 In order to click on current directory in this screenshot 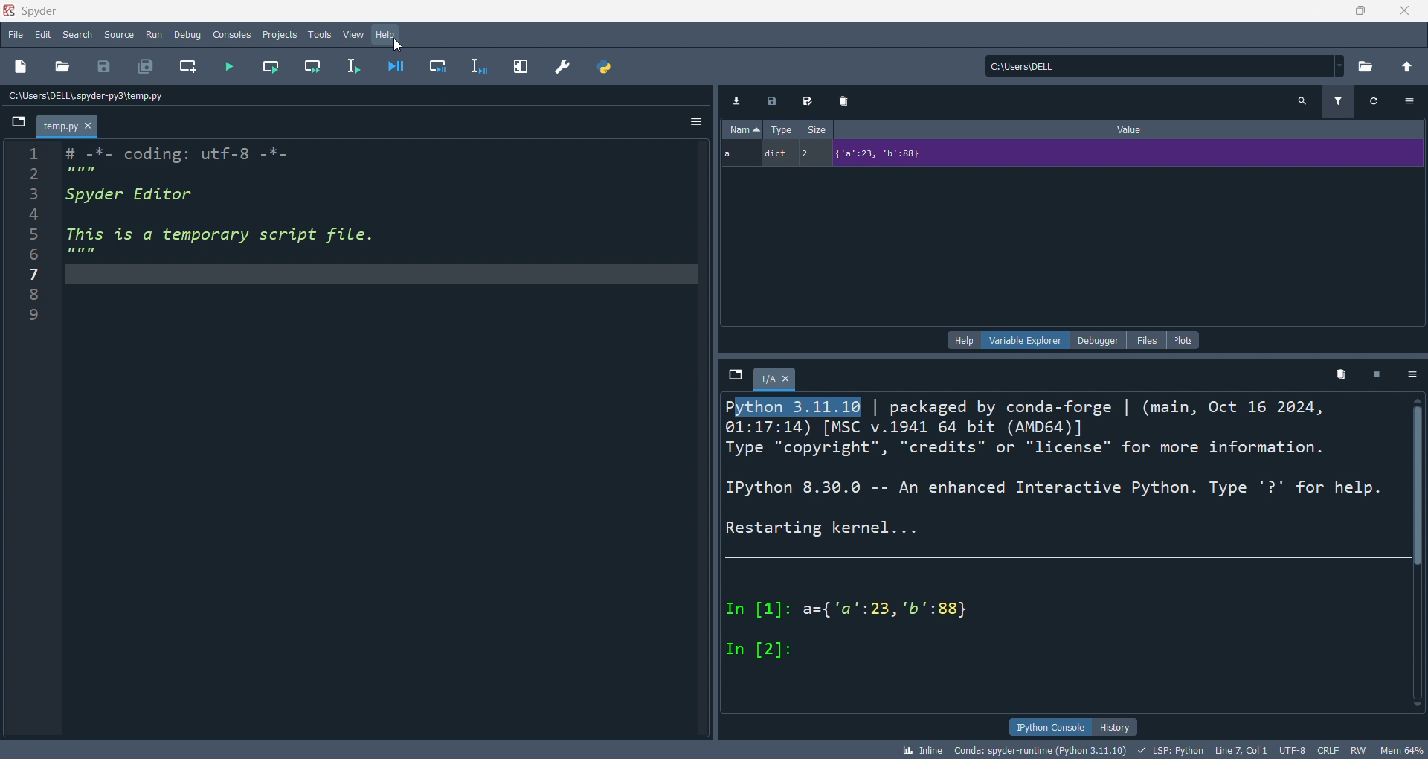, I will do `click(1165, 65)`.